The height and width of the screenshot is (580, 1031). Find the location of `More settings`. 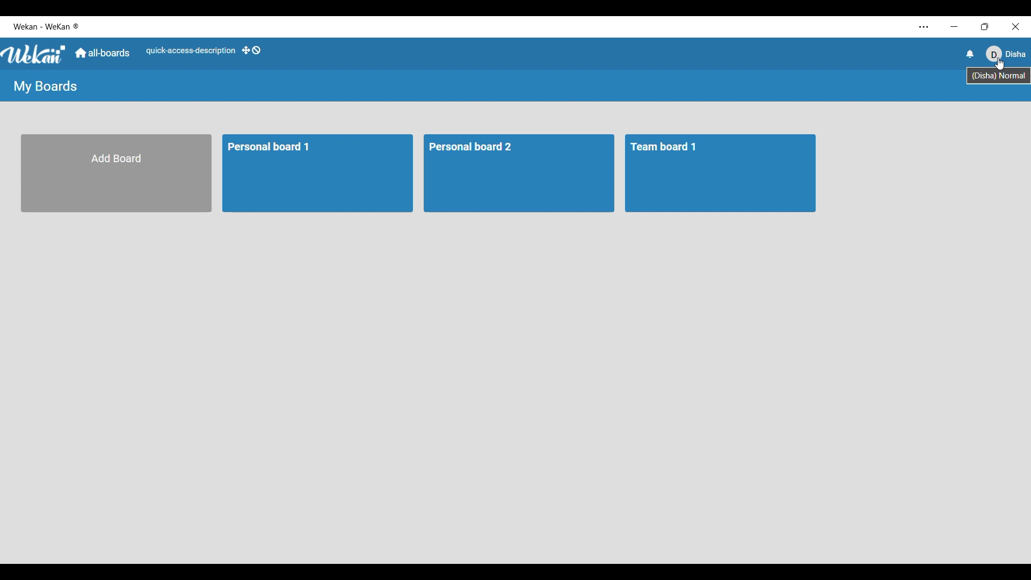

More settings is located at coordinates (924, 27).